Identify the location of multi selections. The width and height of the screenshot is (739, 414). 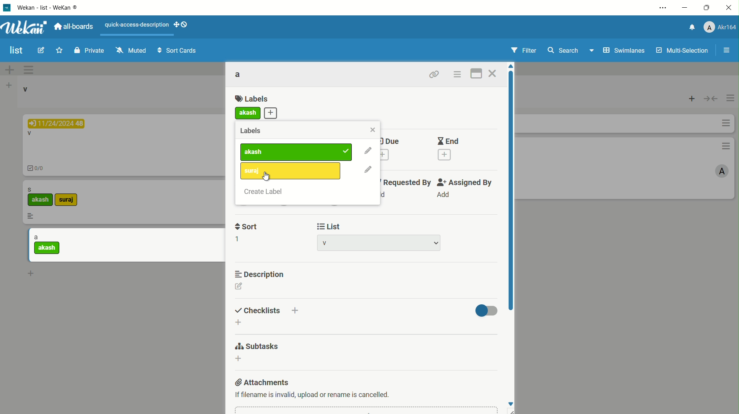
(681, 51).